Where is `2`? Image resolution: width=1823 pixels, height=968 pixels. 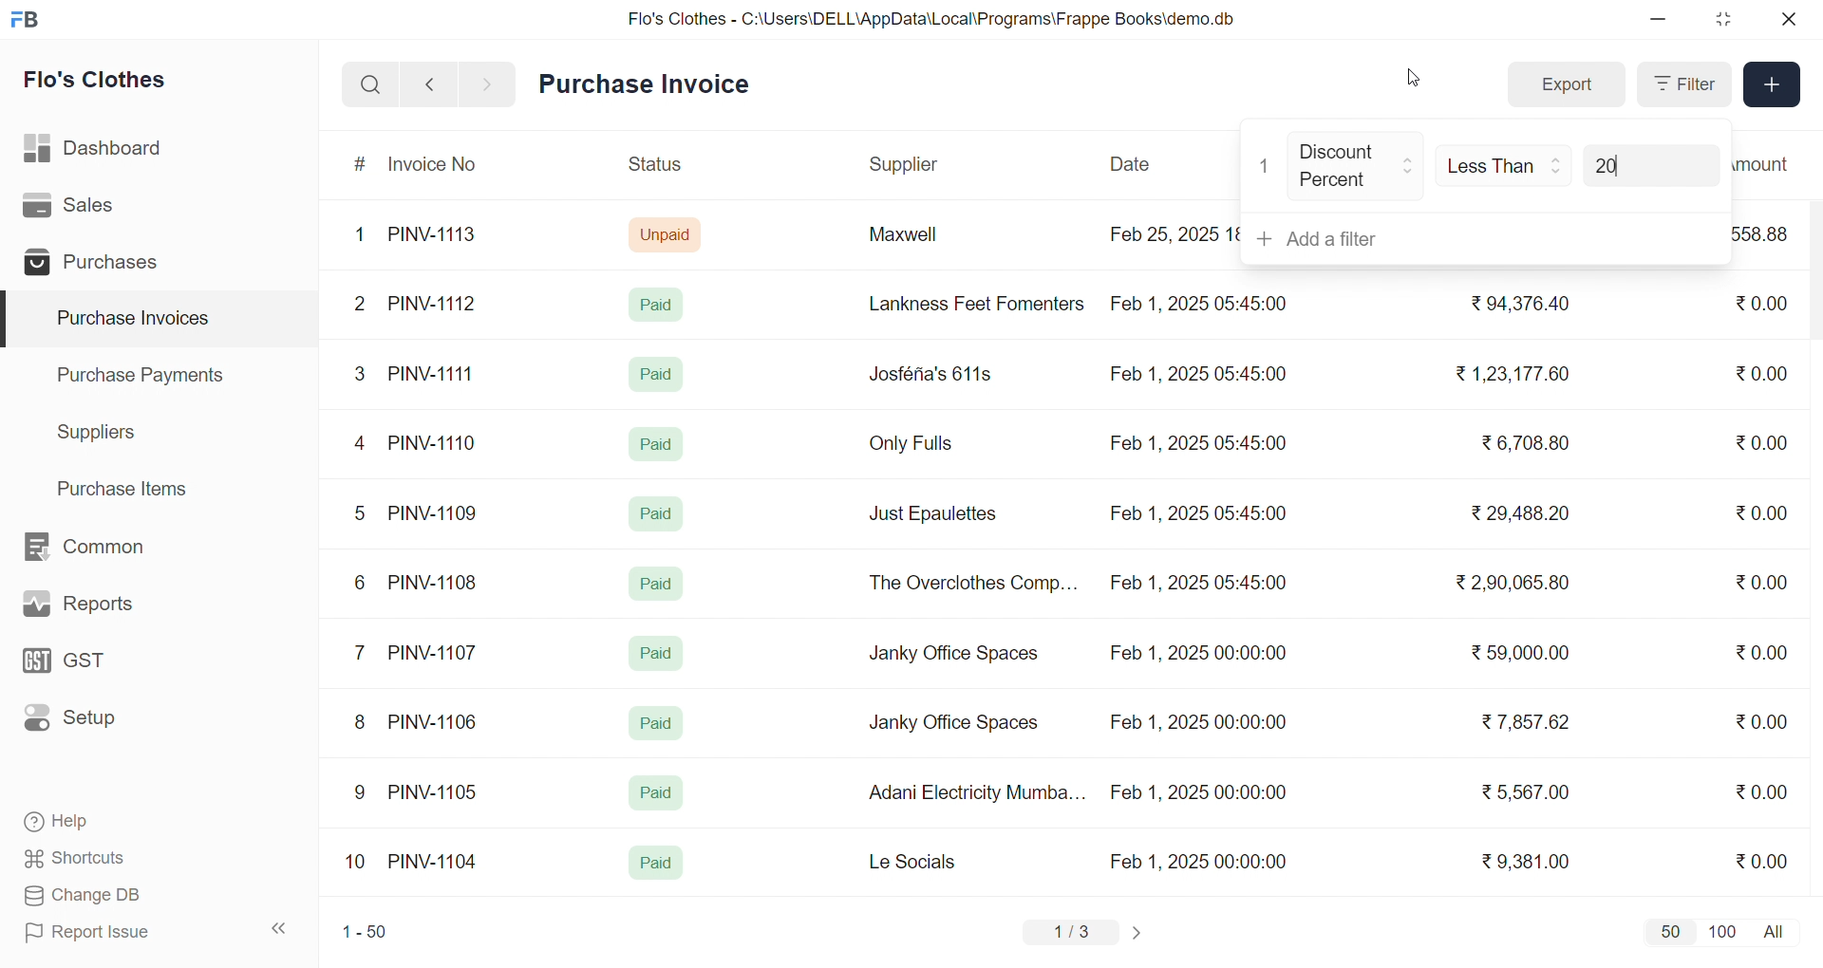 2 is located at coordinates (363, 307).